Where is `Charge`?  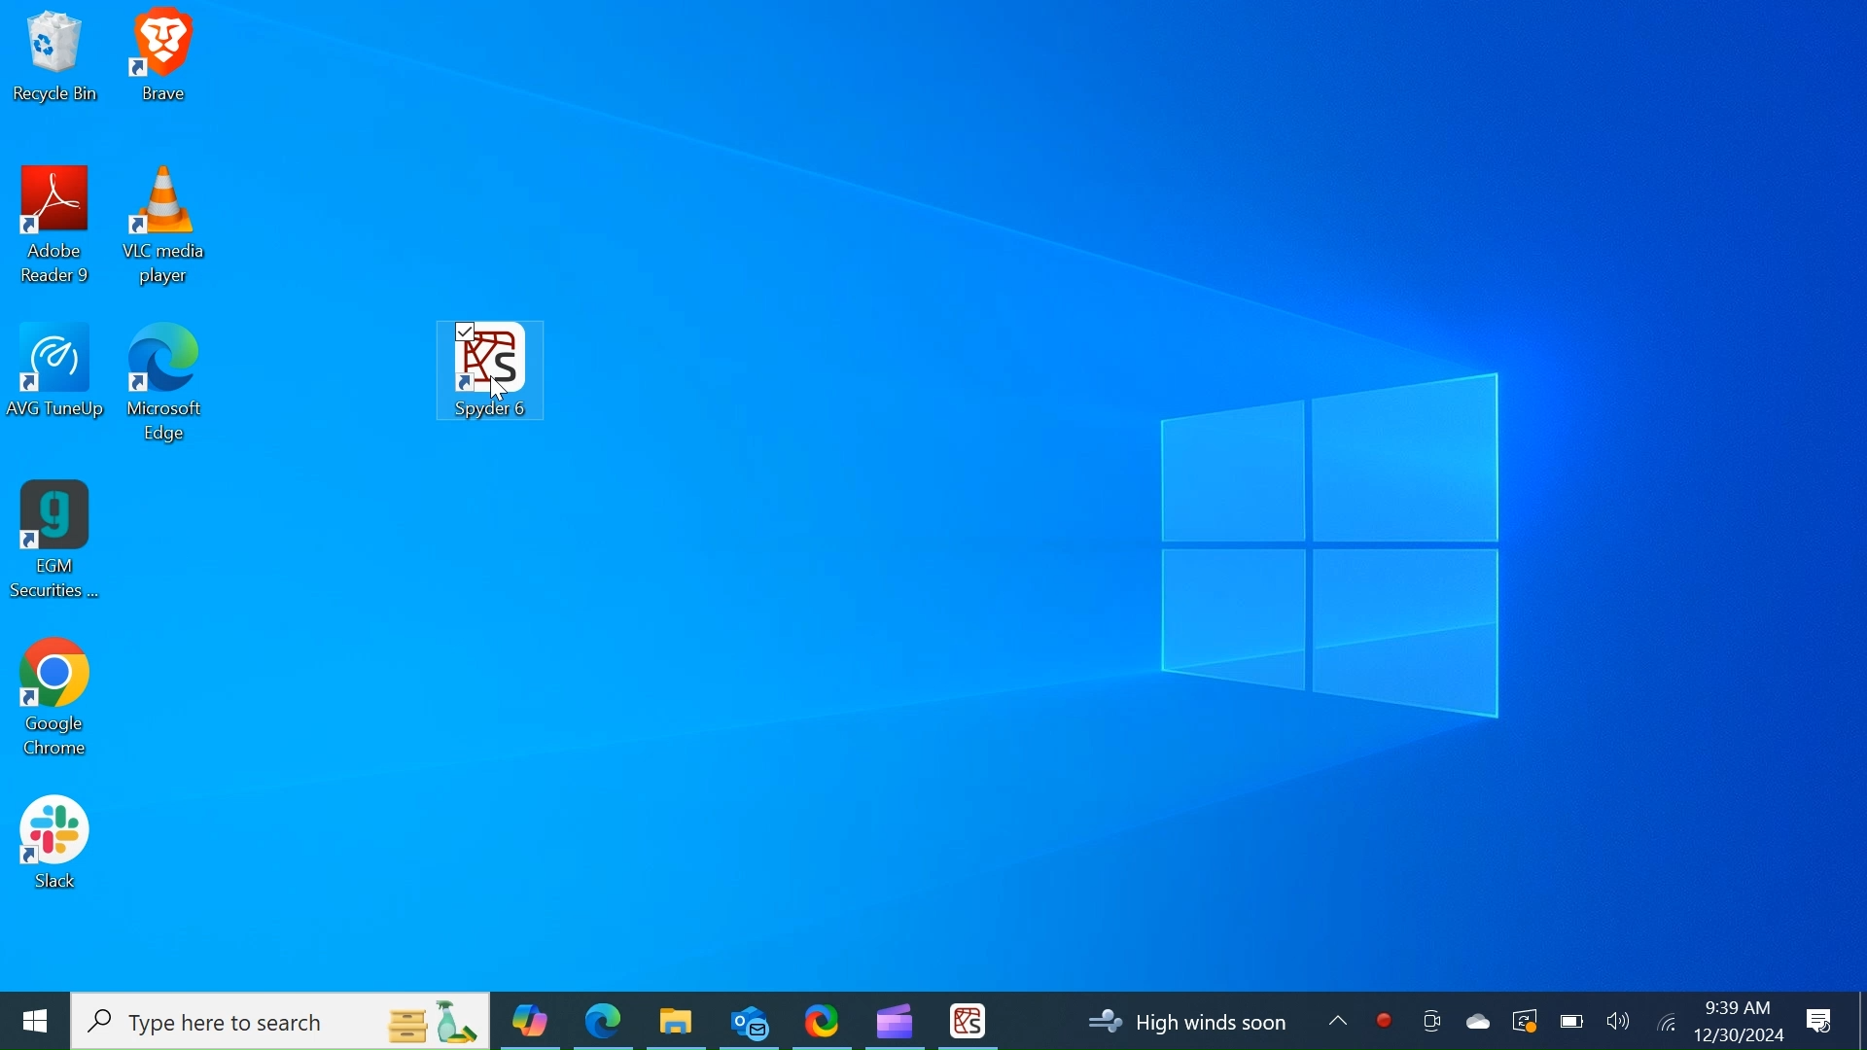 Charge is located at coordinates (1570, 1021).